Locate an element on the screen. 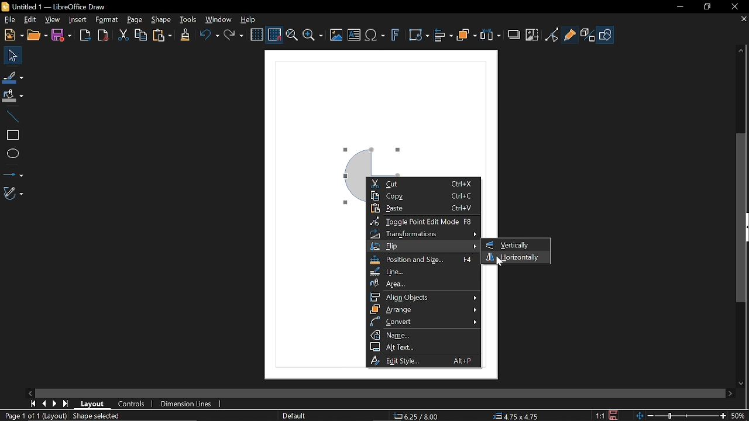 This screenshot has width=749, height=421. Align is located at coordinates (424, 297).